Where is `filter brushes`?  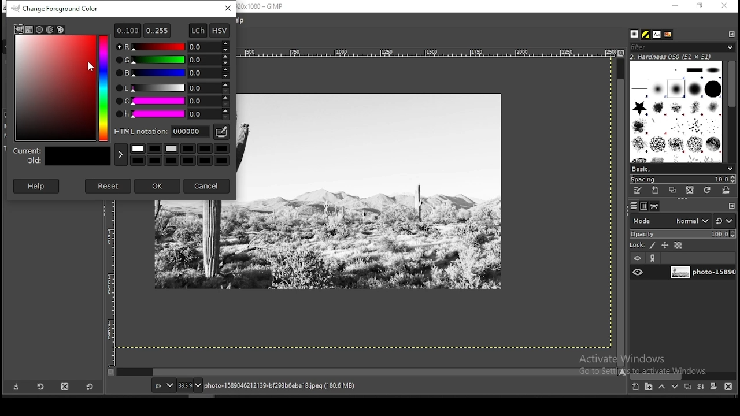
filter brushes is located at coordinates (682, 47).